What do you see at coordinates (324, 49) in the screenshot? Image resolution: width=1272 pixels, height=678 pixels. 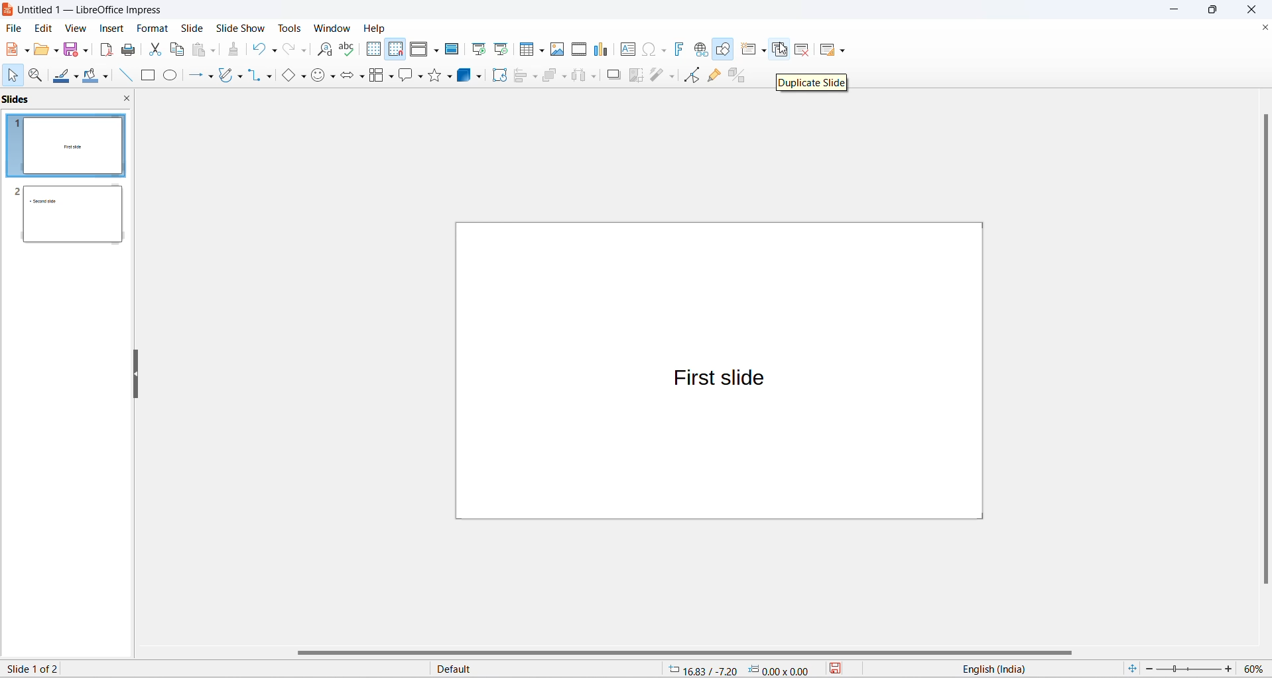 I see `find and replace` at bounding box center [324, 49].